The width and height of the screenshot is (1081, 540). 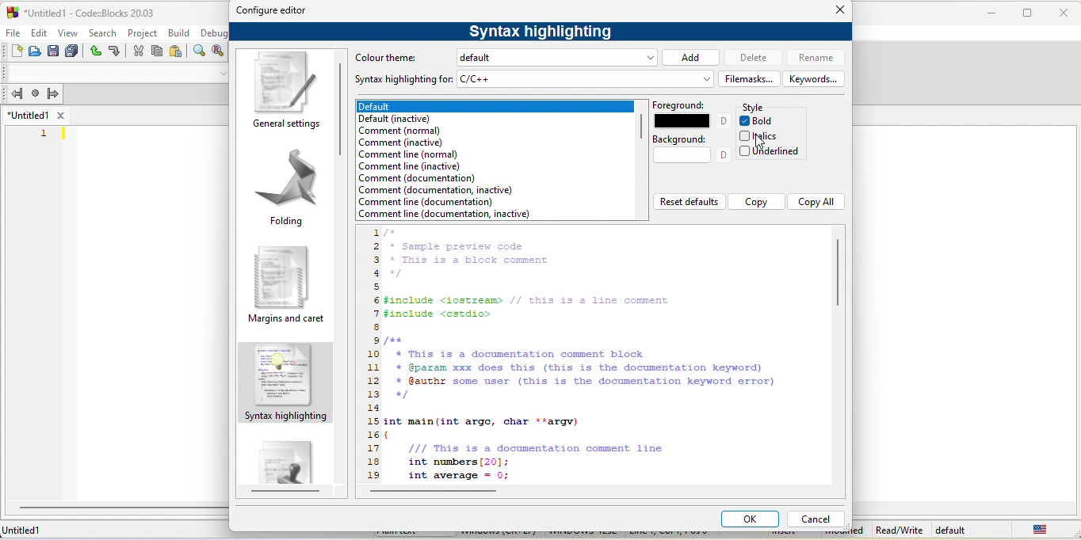 What do you see at coordinates (103, 32) in the screenshot?
I see `search` at bounding box center [103, 32].